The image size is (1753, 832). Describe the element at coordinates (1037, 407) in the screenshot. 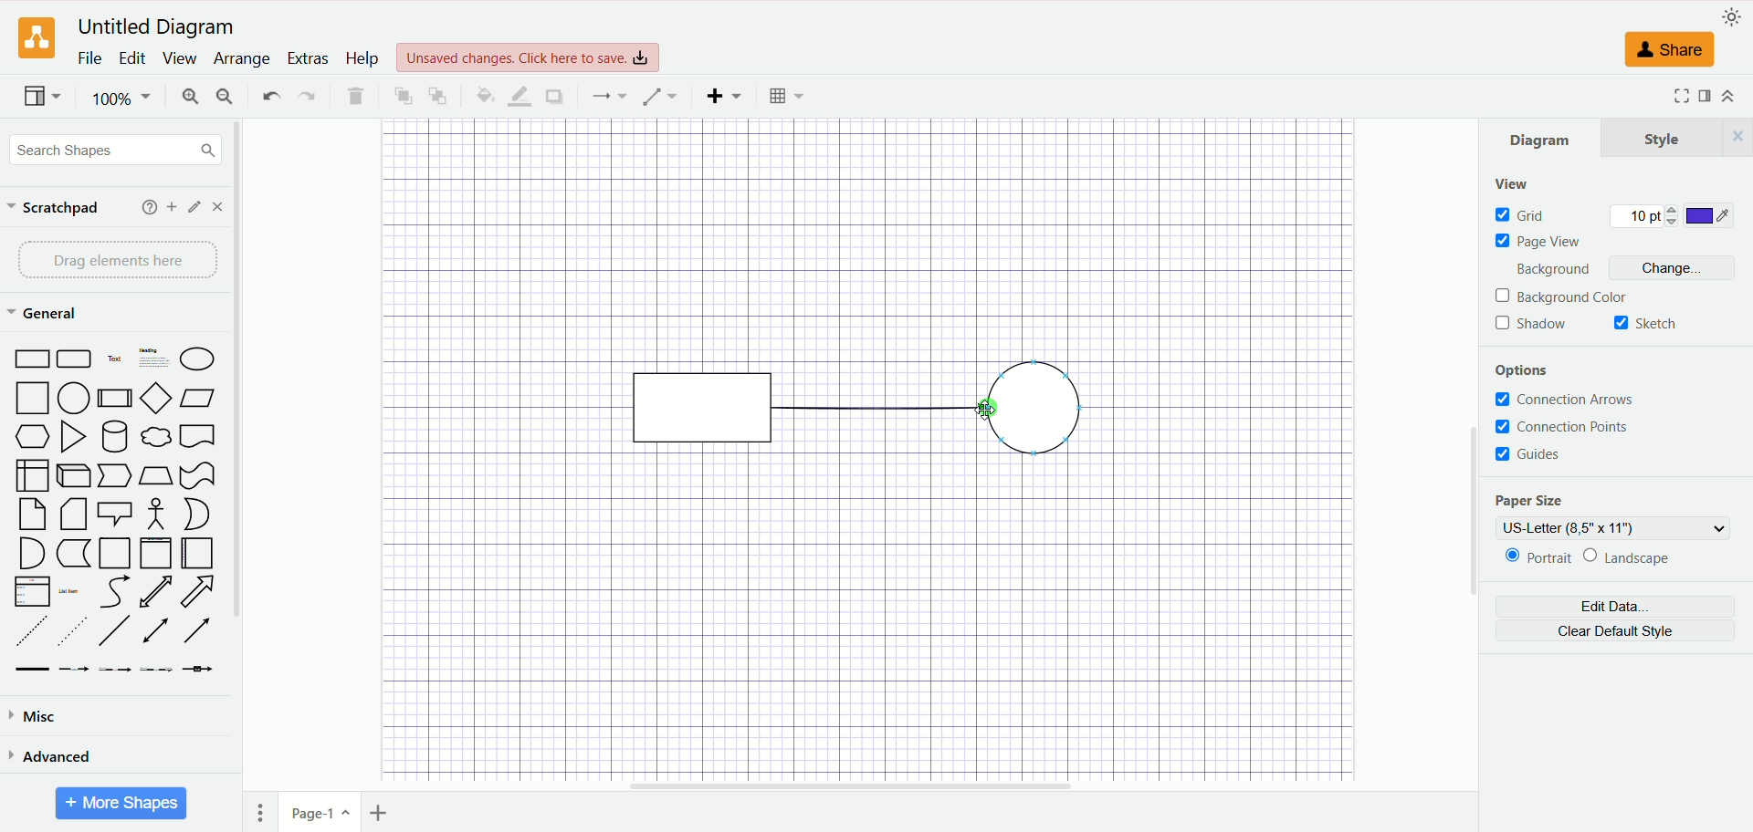

I see `circle` at that location.